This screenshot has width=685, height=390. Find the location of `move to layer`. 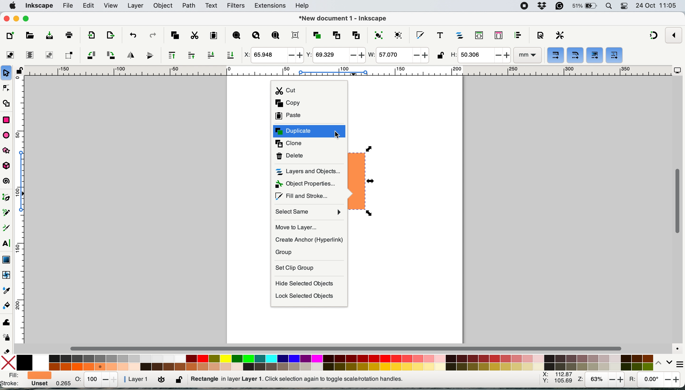

move to layer is located at coordinates (310, 226).